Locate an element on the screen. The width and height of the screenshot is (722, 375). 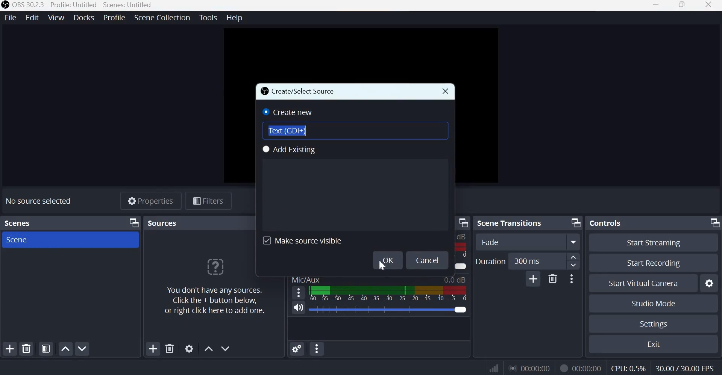
Cancel is located at coordinates (426, 260).